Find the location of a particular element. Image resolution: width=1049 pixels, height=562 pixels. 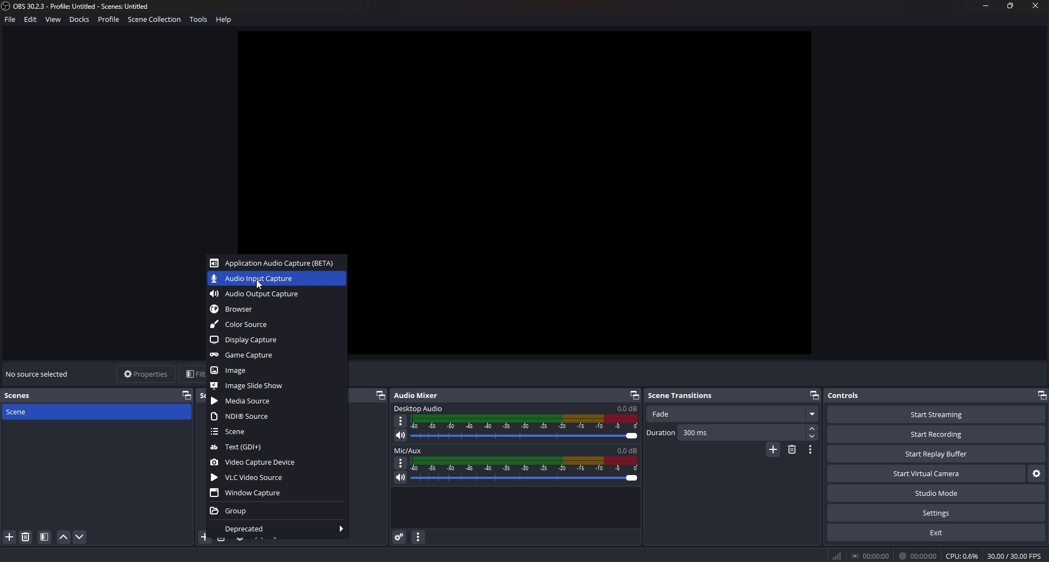

sources is located at coordinates (204, 395).